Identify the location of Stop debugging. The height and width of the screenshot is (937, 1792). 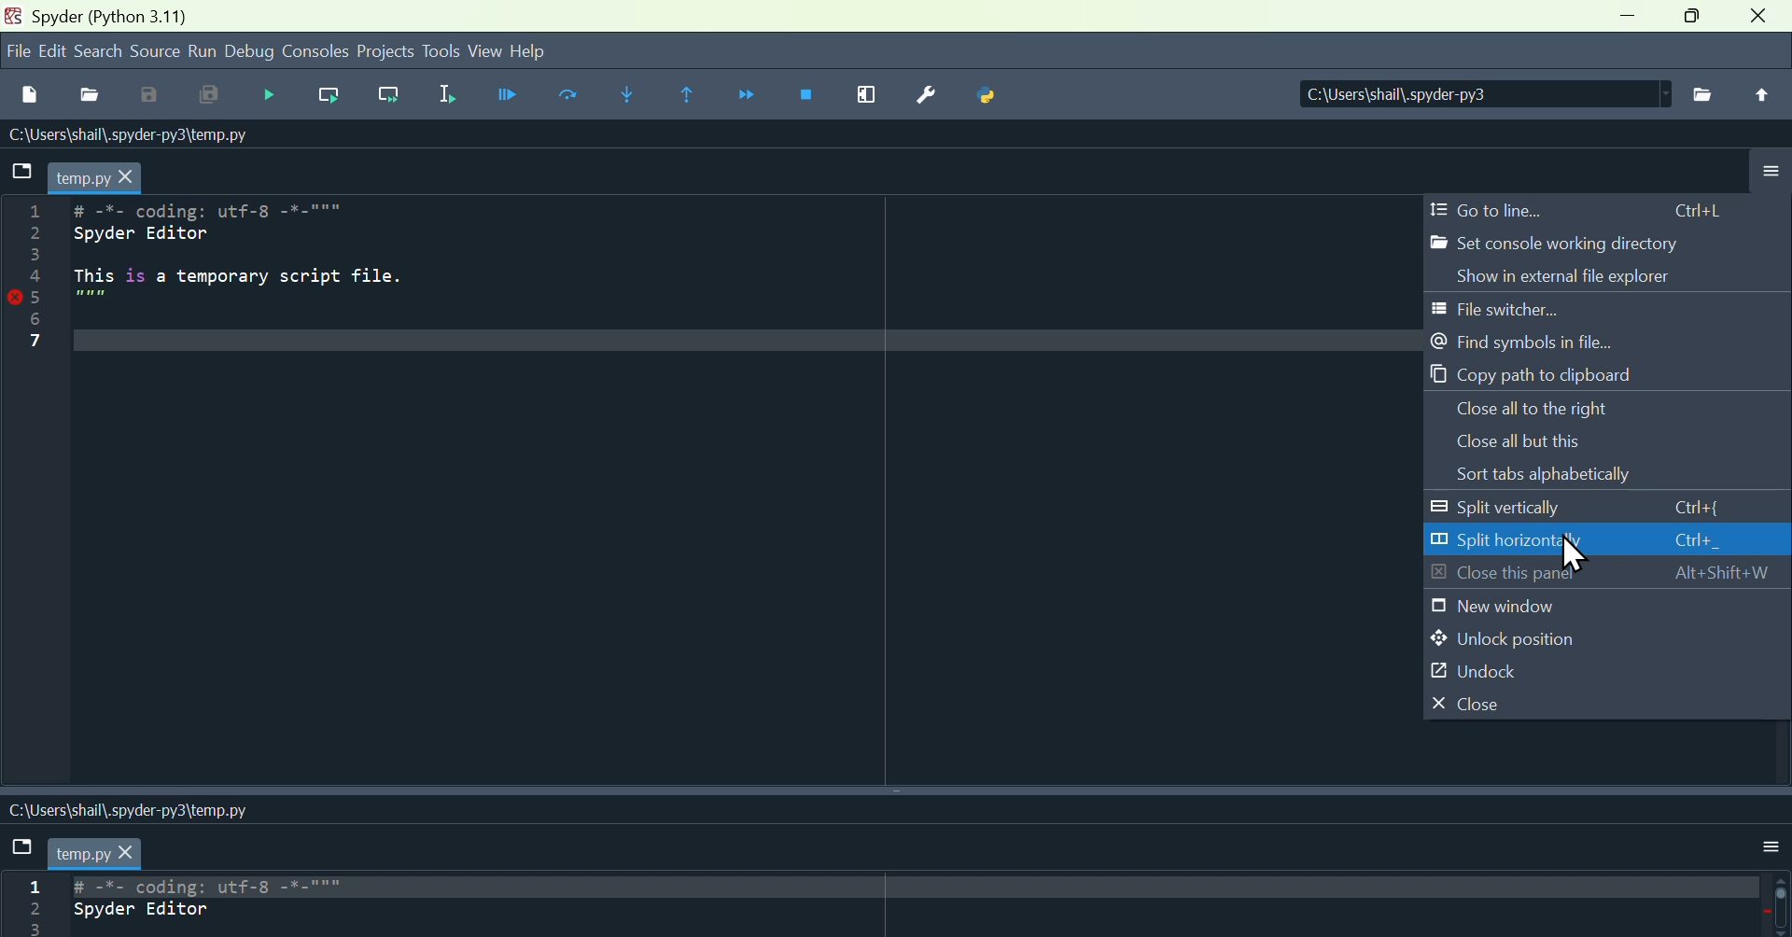
(812, 100).